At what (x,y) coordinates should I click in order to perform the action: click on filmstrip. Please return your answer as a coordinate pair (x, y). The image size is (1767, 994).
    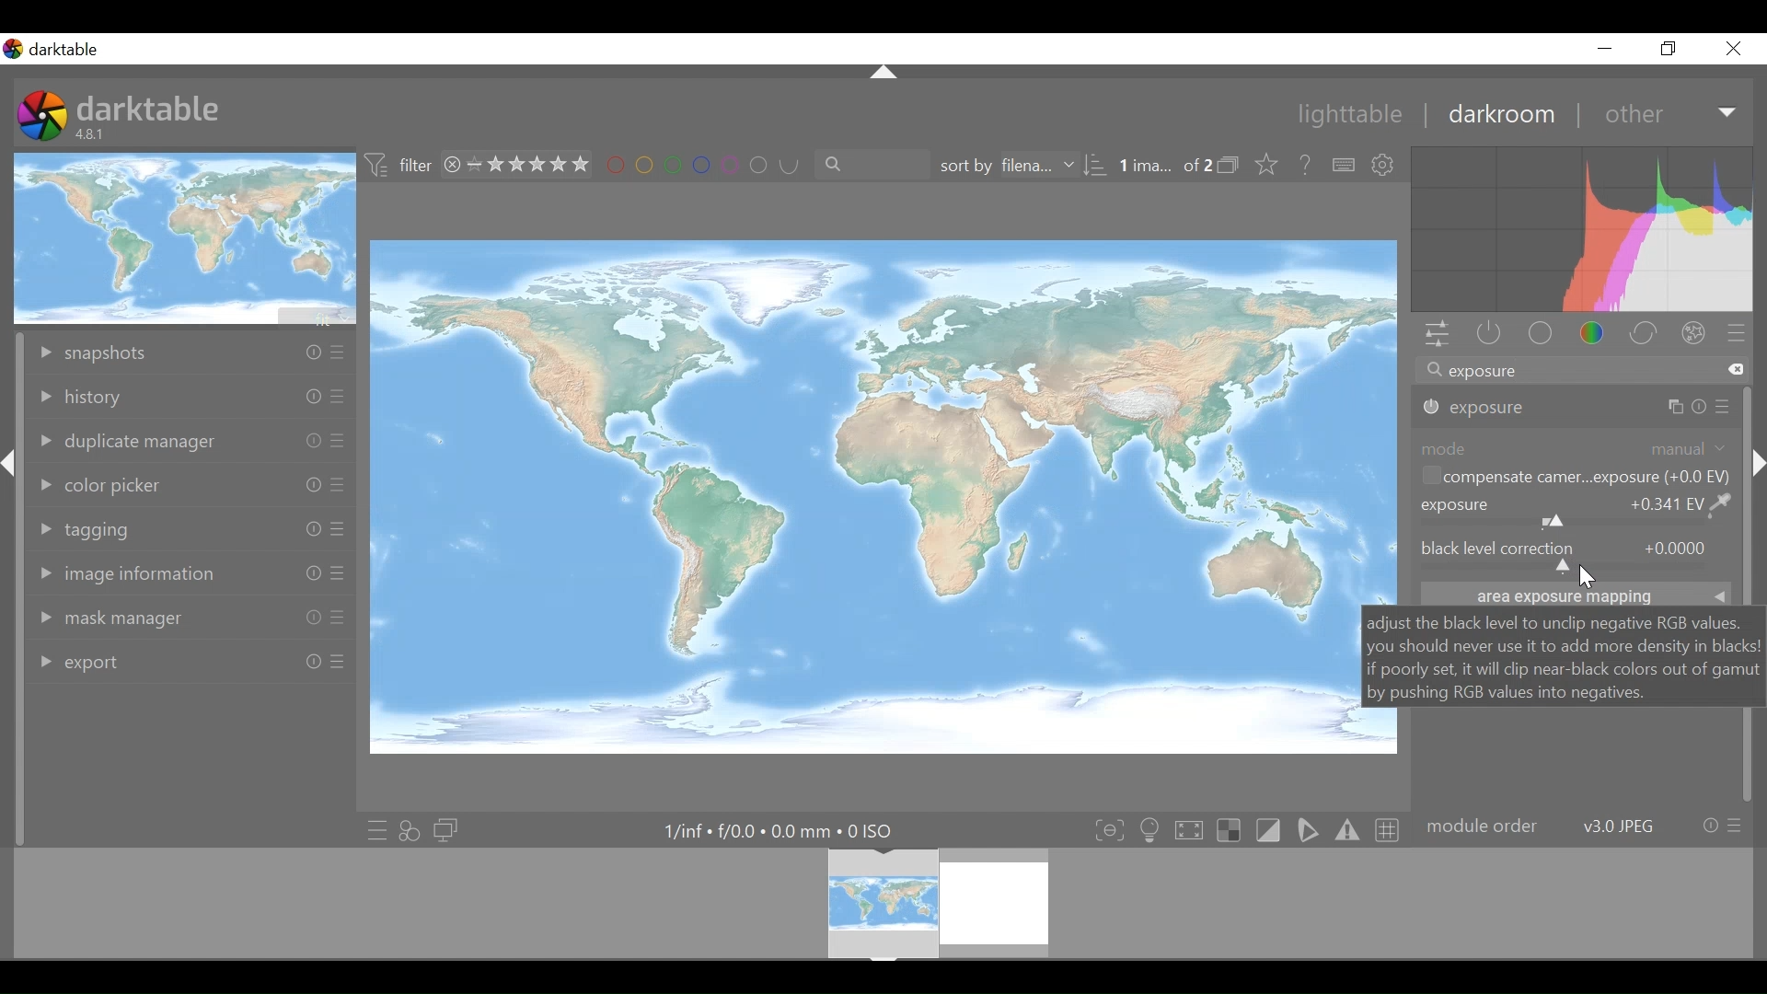
    Looking at the image, I should click on (882, 903).